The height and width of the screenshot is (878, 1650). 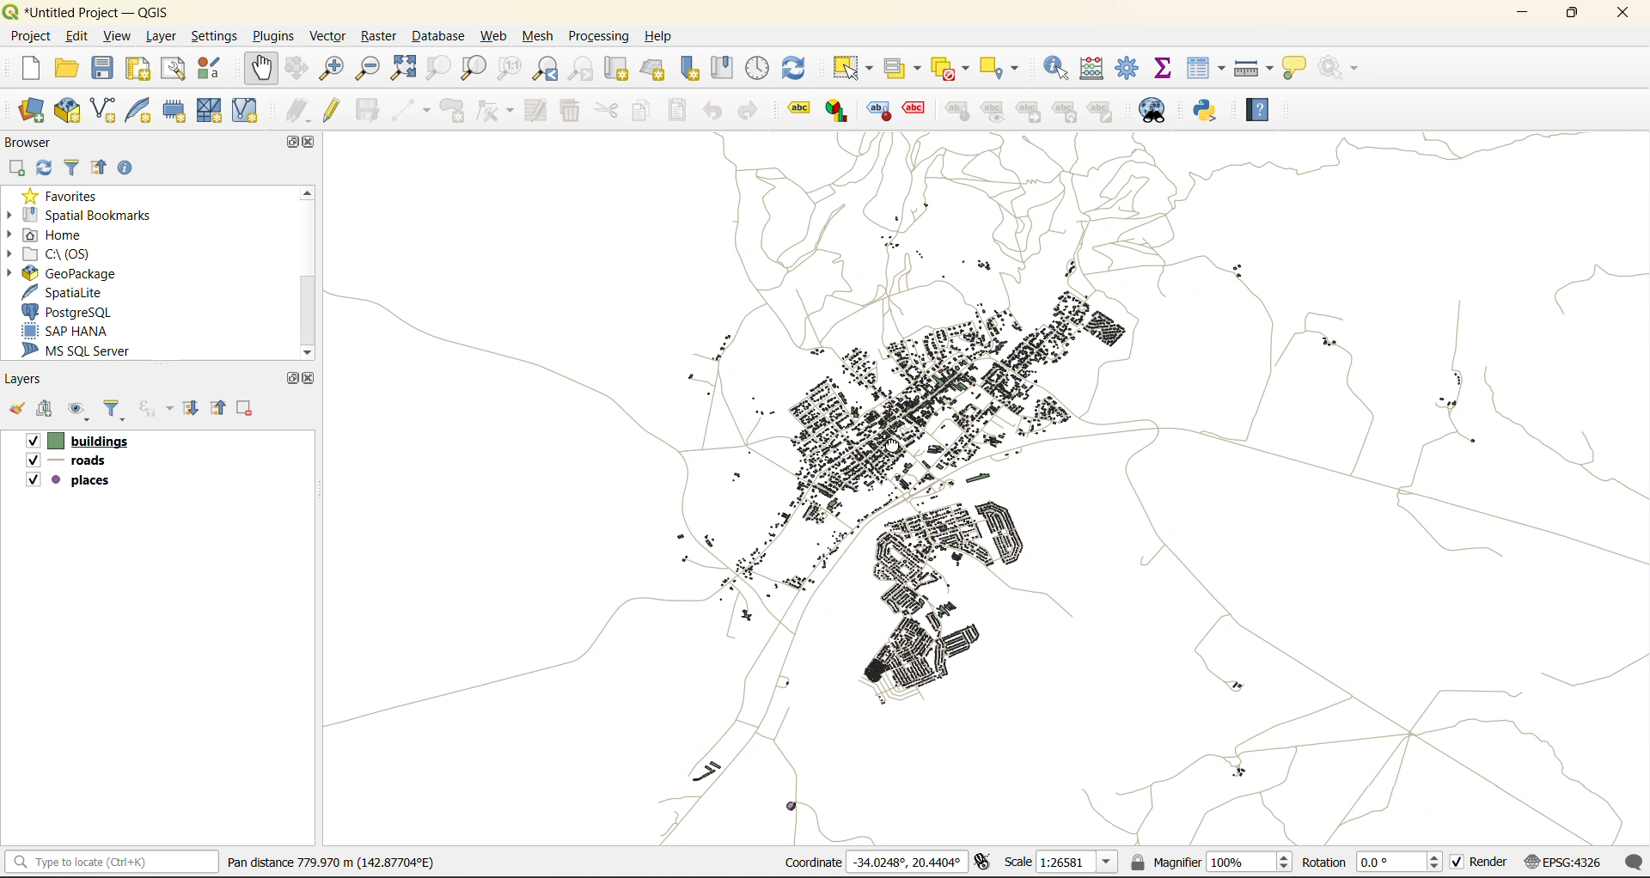 What do you see at coordinates (607, 111) in the screenshot?
I see `cut` at bounding box center [607, 111].